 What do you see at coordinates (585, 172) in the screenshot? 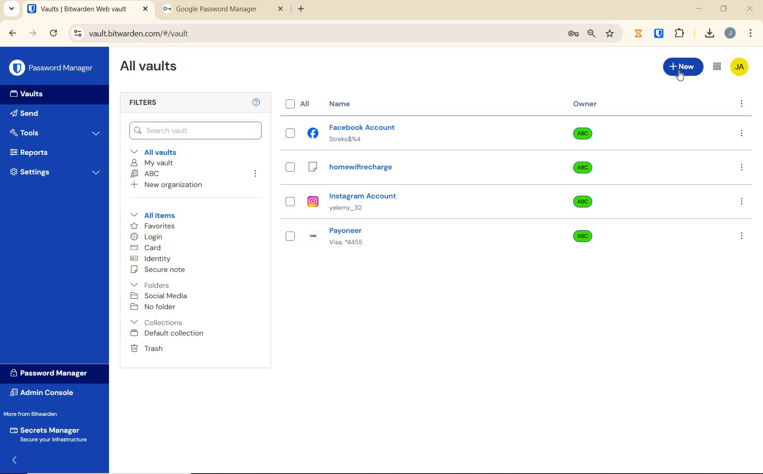
I see `Owner organization` at bounding box center [585, 172].